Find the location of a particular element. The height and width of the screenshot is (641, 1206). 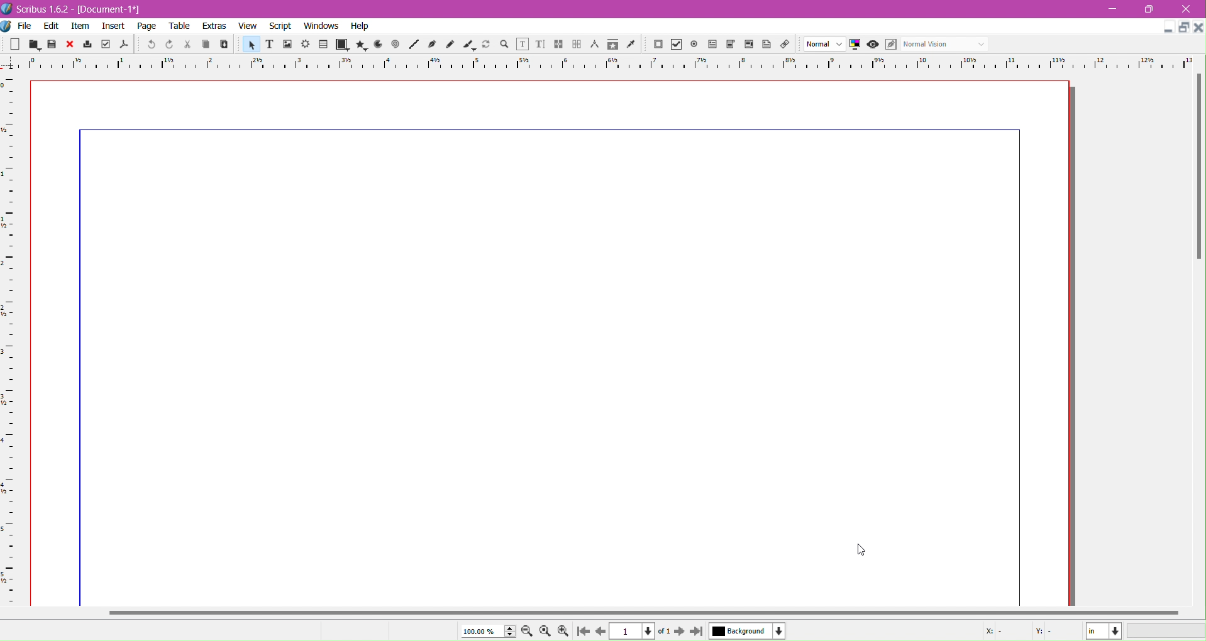

save is located at coordinates (52, 45).